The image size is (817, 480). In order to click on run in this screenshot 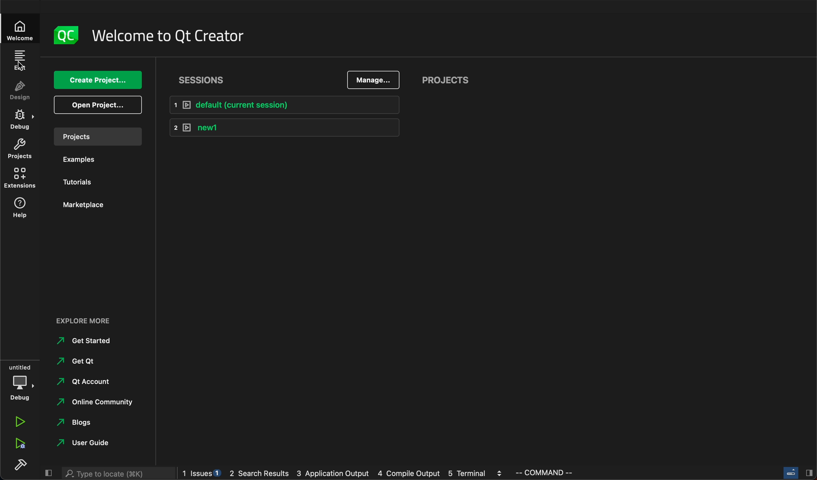, I will do `click(19, 423)`.